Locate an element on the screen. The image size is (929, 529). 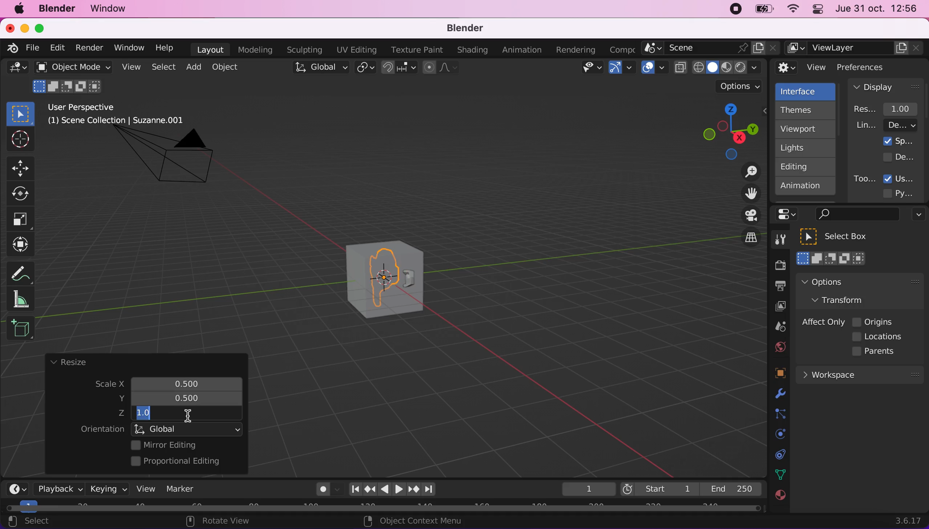
developer extras is located at coordinates (900, 157).